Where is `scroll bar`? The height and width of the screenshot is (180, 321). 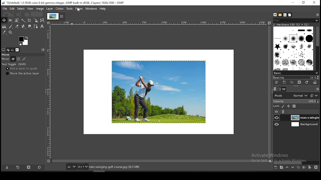
scroll bar is located at coordinates (160, 161).